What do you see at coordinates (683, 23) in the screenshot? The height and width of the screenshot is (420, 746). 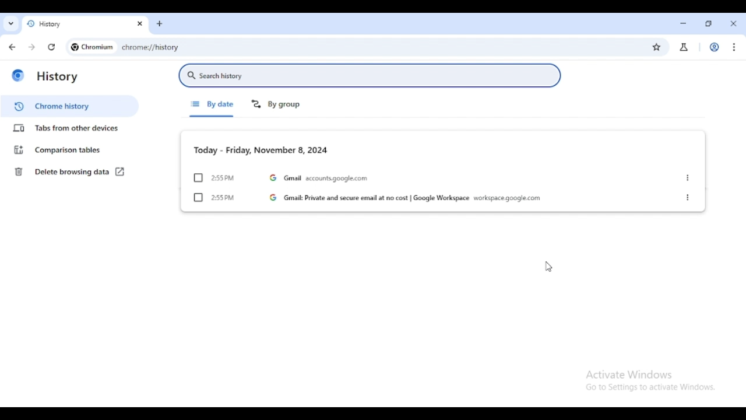 I see `minimize` at bounding box center [683, 23].